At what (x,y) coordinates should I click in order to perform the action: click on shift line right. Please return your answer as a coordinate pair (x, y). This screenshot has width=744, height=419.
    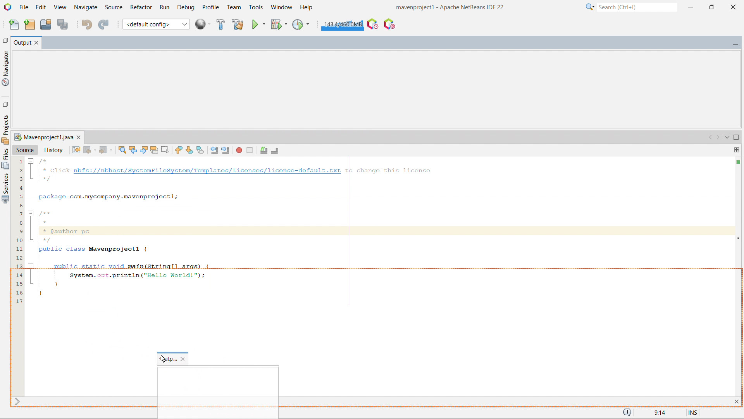
    Looking at the image, I should click on (226, 150).